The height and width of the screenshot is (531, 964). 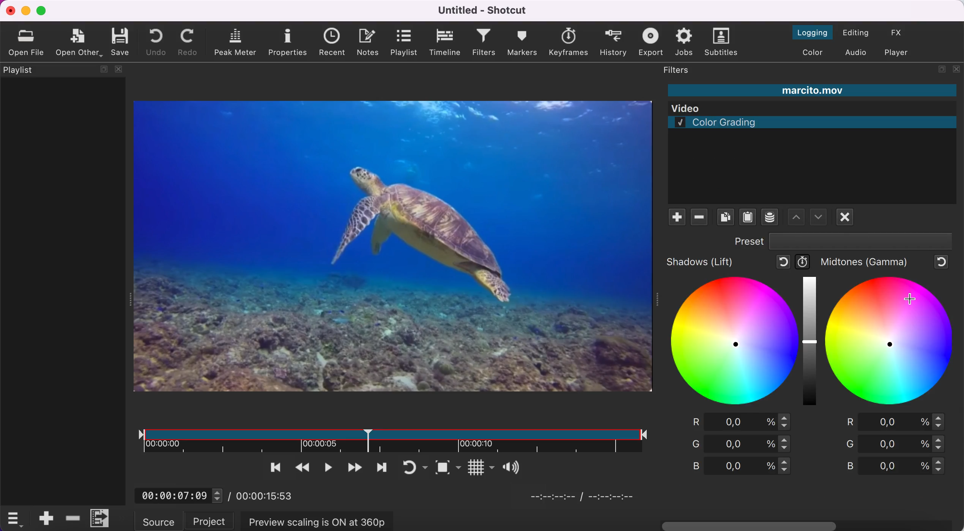 I want to click on markers, so click(x=523, y=43).